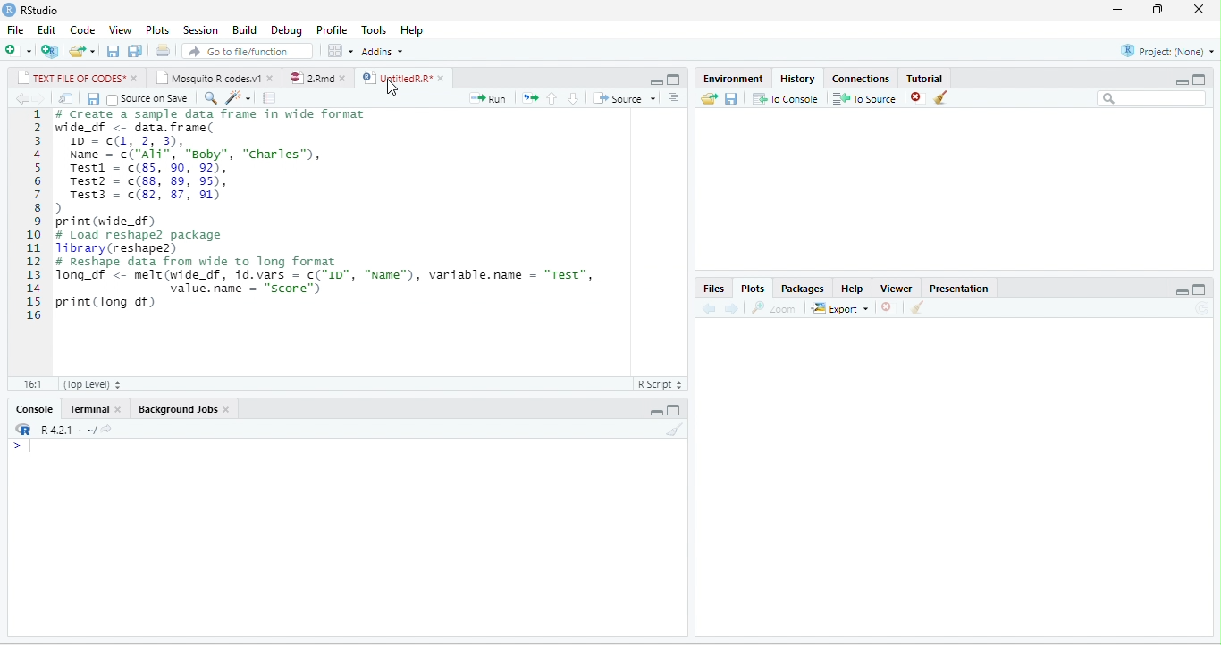  Describe the element at coordinates (201, 30) in the screenshot. I see `Session` at that location.